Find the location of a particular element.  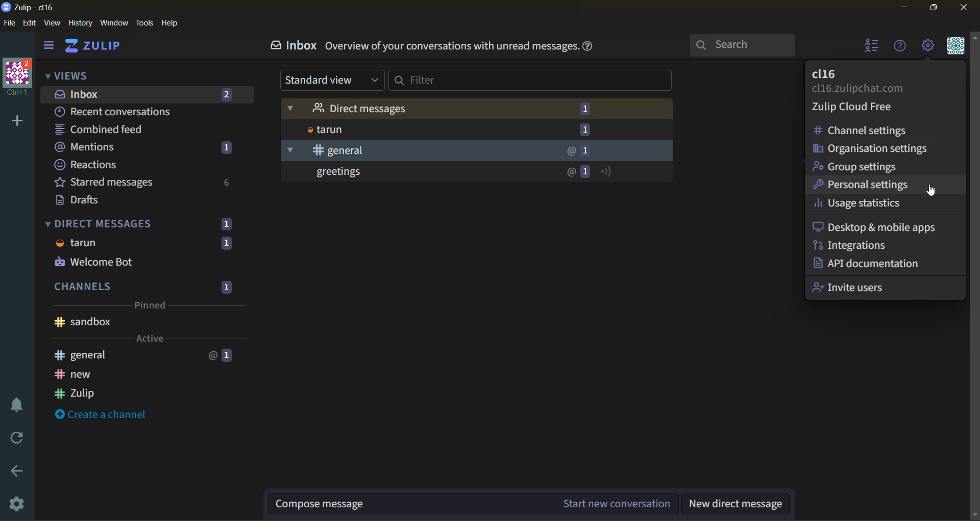

usage statistics is located at coordinates (858, 203).